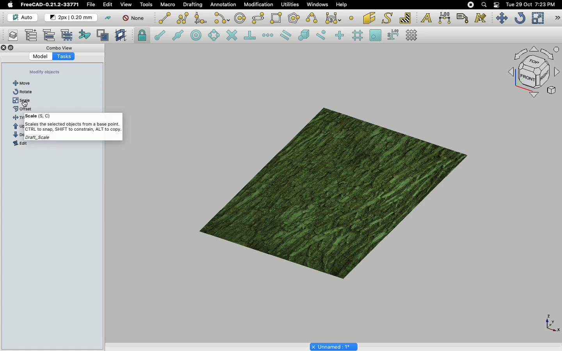  Describe the element at coordinates (92, 5) in the screenshot. I see `File` at that location.